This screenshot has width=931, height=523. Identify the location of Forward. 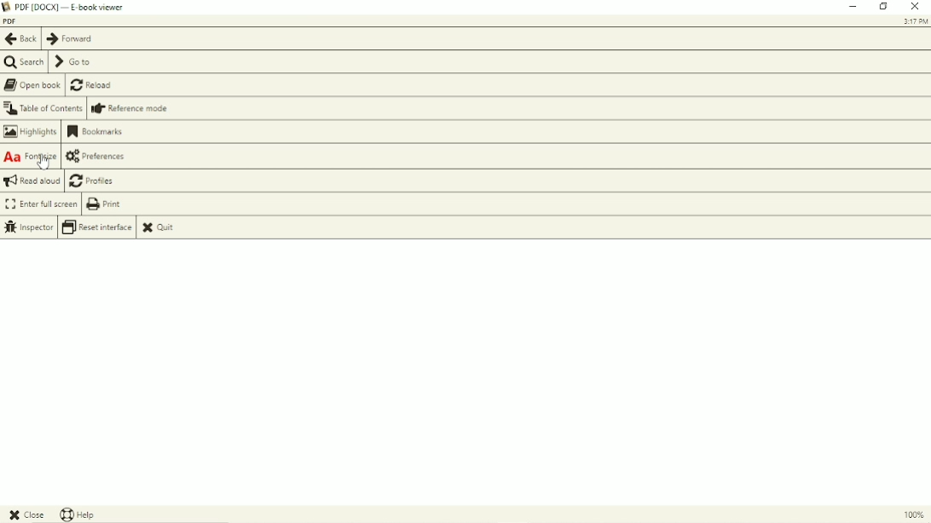
(68, 39).